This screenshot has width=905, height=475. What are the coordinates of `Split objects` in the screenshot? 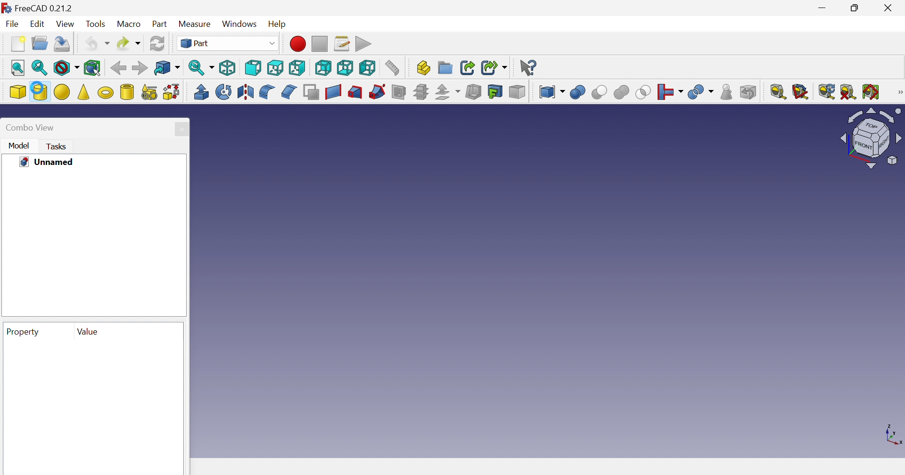 It's located at (702, 92).